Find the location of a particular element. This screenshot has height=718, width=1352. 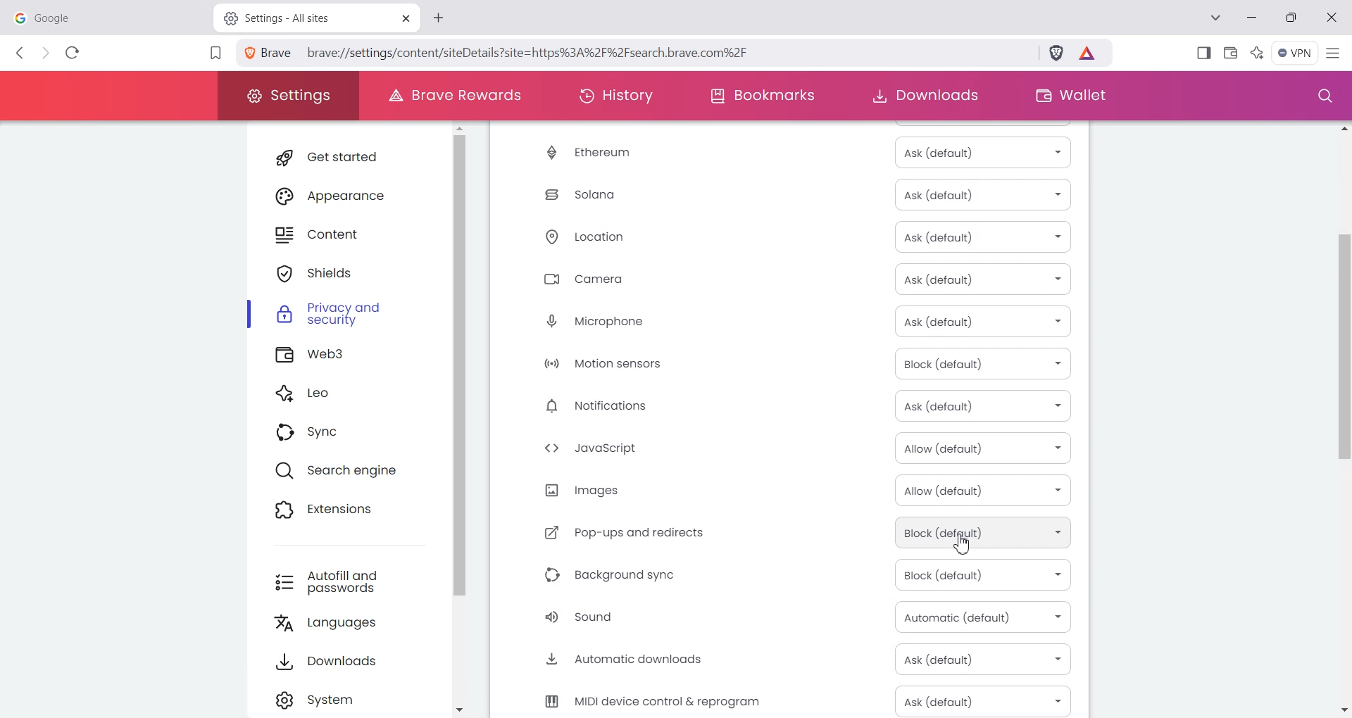

MIDI device control & reprogram Ask (Default) is located at coordinates (792, 700).